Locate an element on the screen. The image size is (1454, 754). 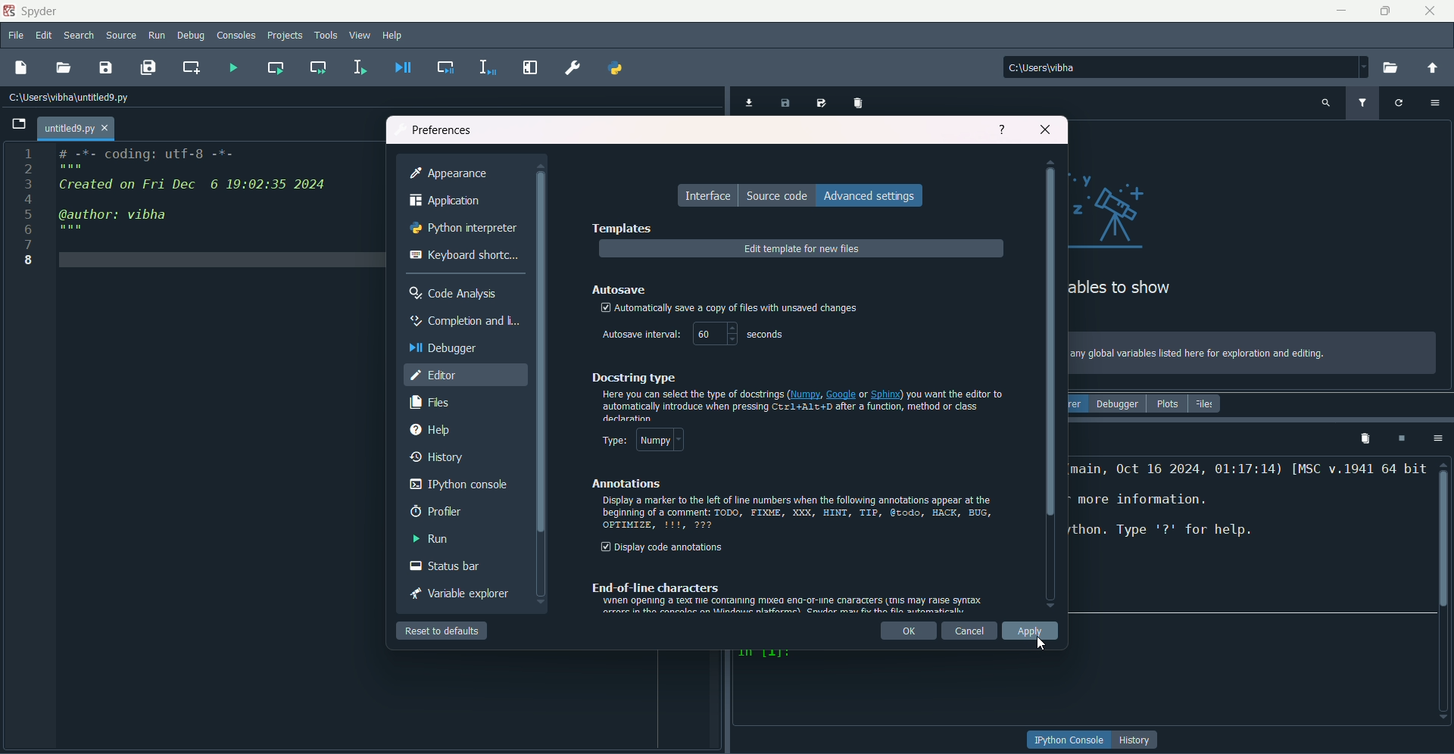
debug is located at coordinates (192, 36).